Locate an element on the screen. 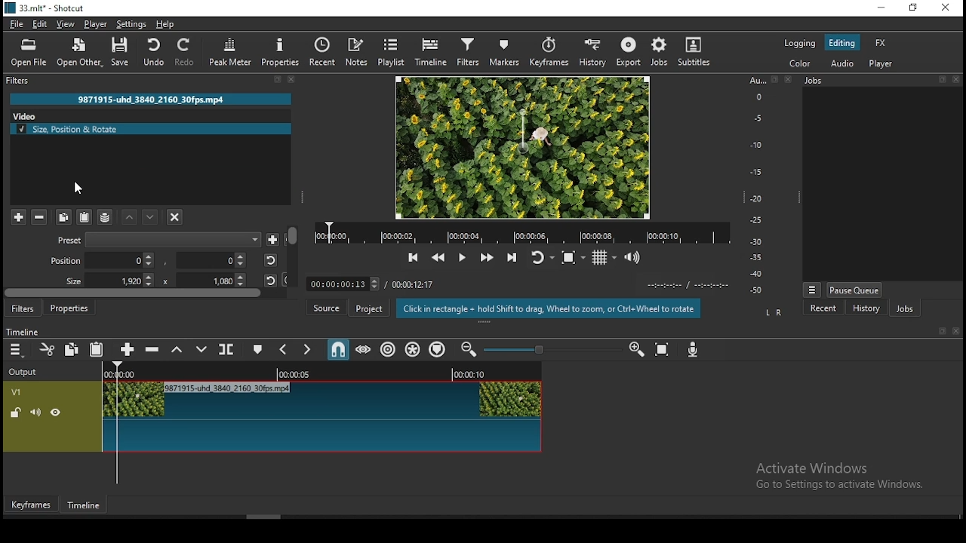  toggle grid display on player is located at coordinates (605, 259).